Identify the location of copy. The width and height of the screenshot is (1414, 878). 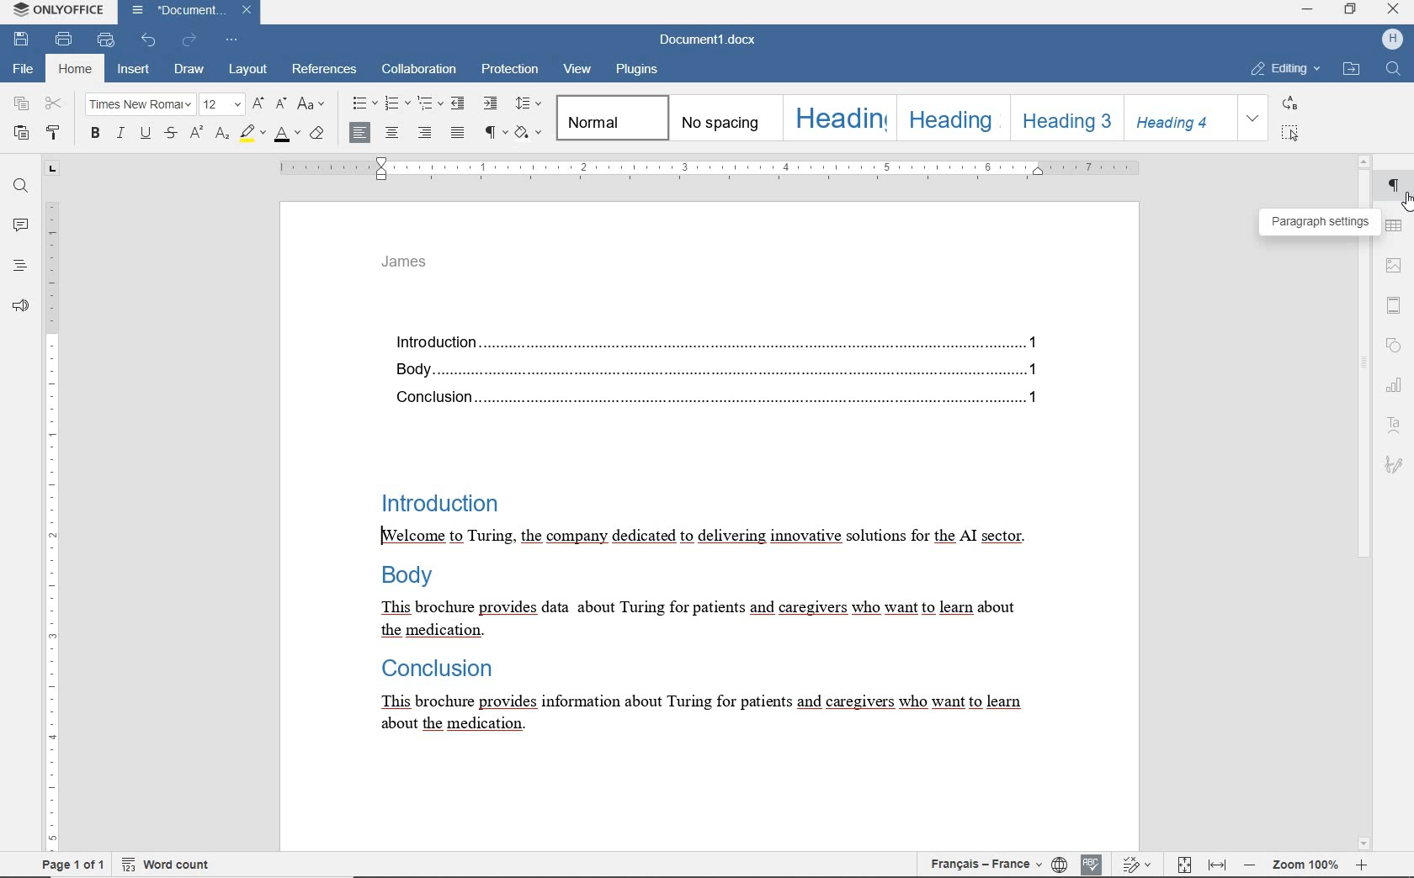
(24, 105).